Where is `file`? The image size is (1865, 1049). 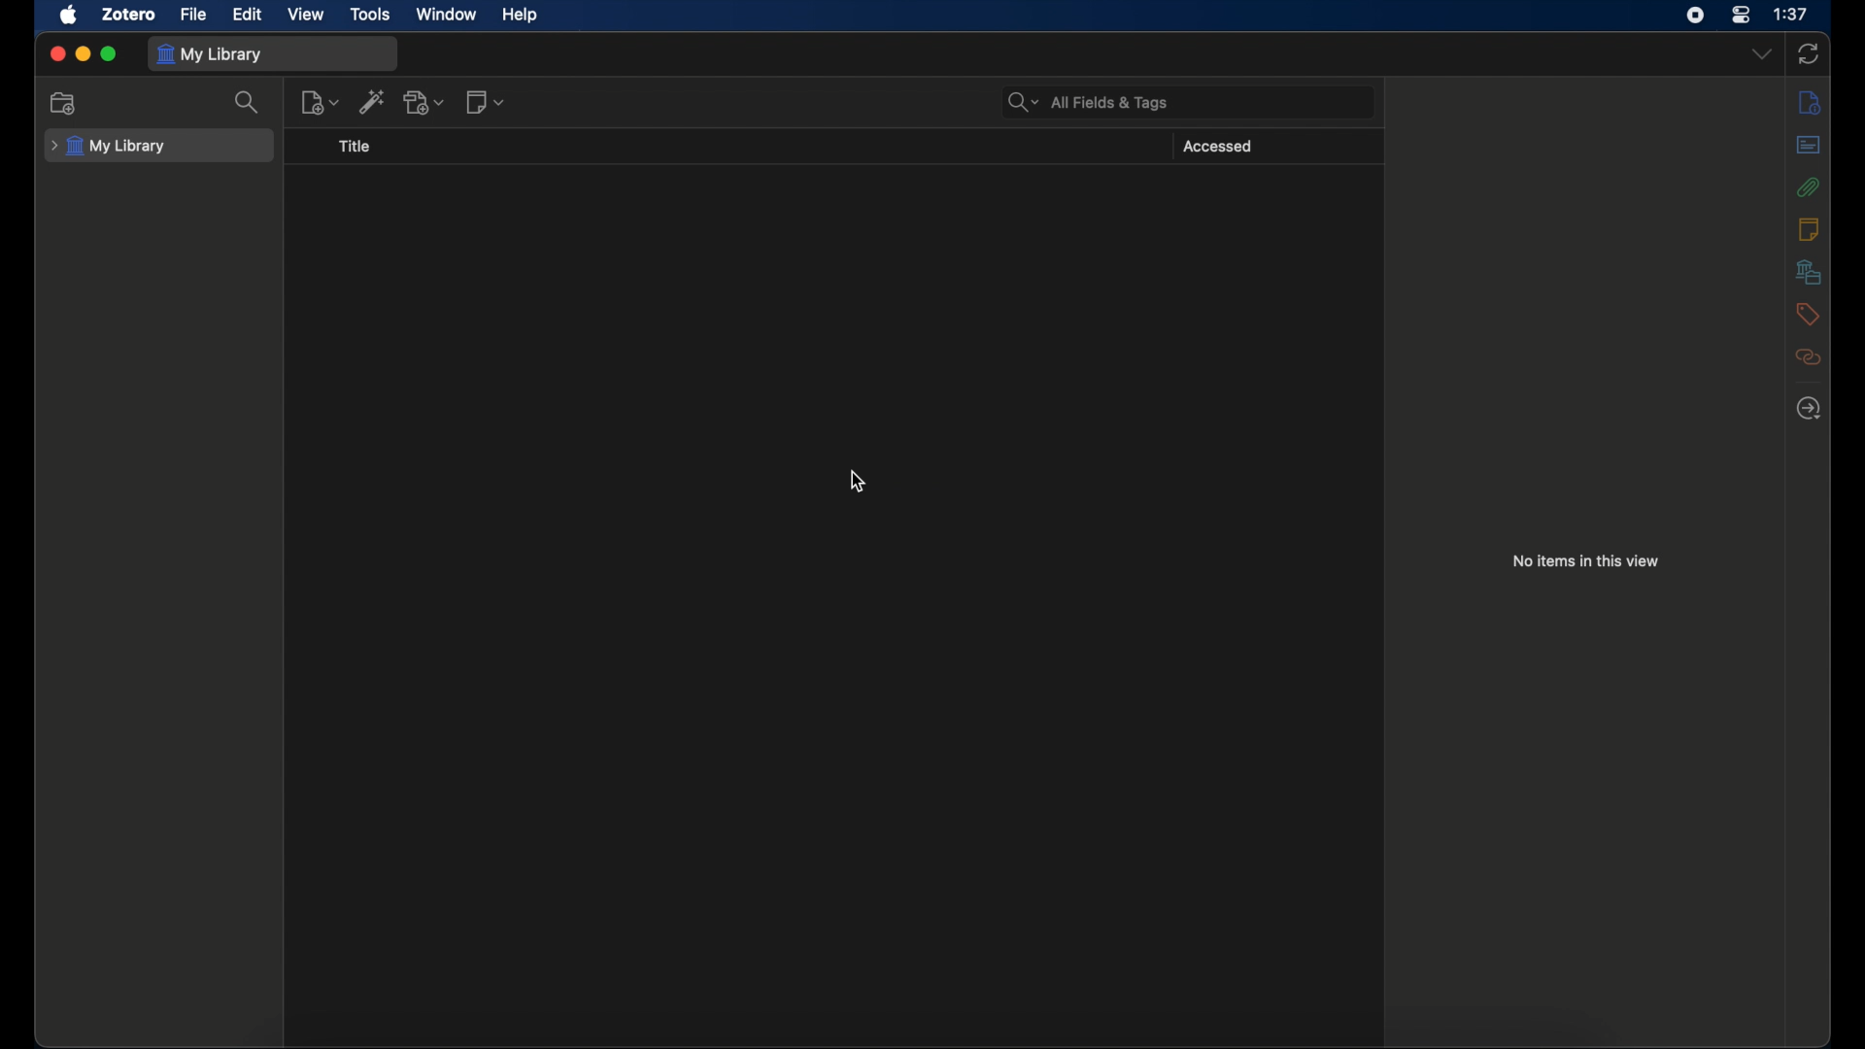
file is located at coordinates (193, 14).